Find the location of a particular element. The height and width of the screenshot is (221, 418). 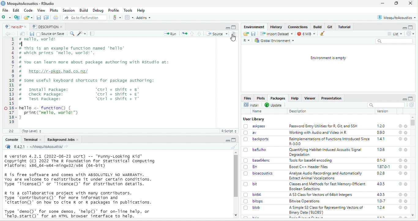

Plots is located at coordinates (54, 10).